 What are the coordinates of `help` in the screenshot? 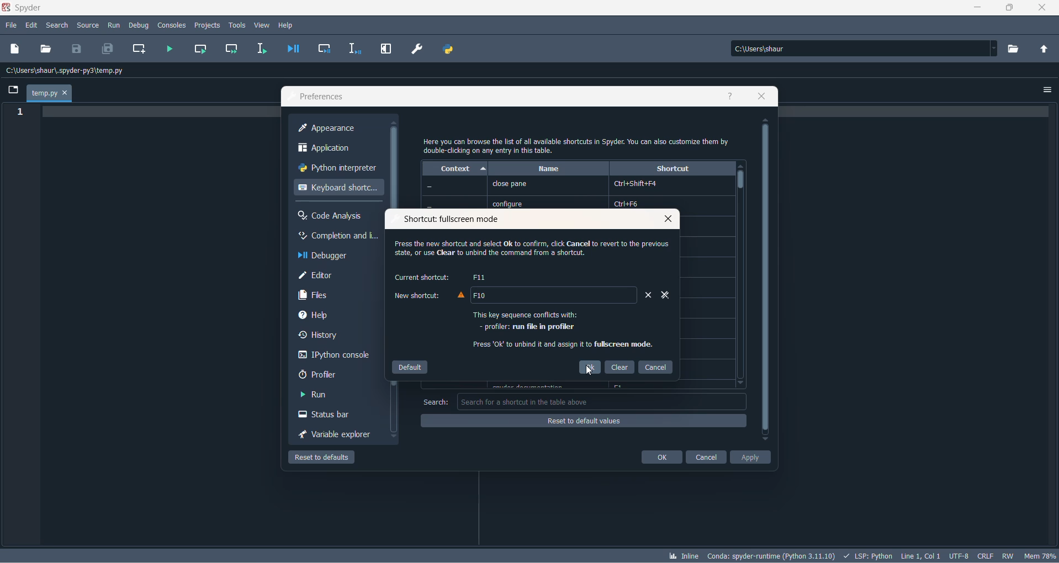 It's located at (289, 24).